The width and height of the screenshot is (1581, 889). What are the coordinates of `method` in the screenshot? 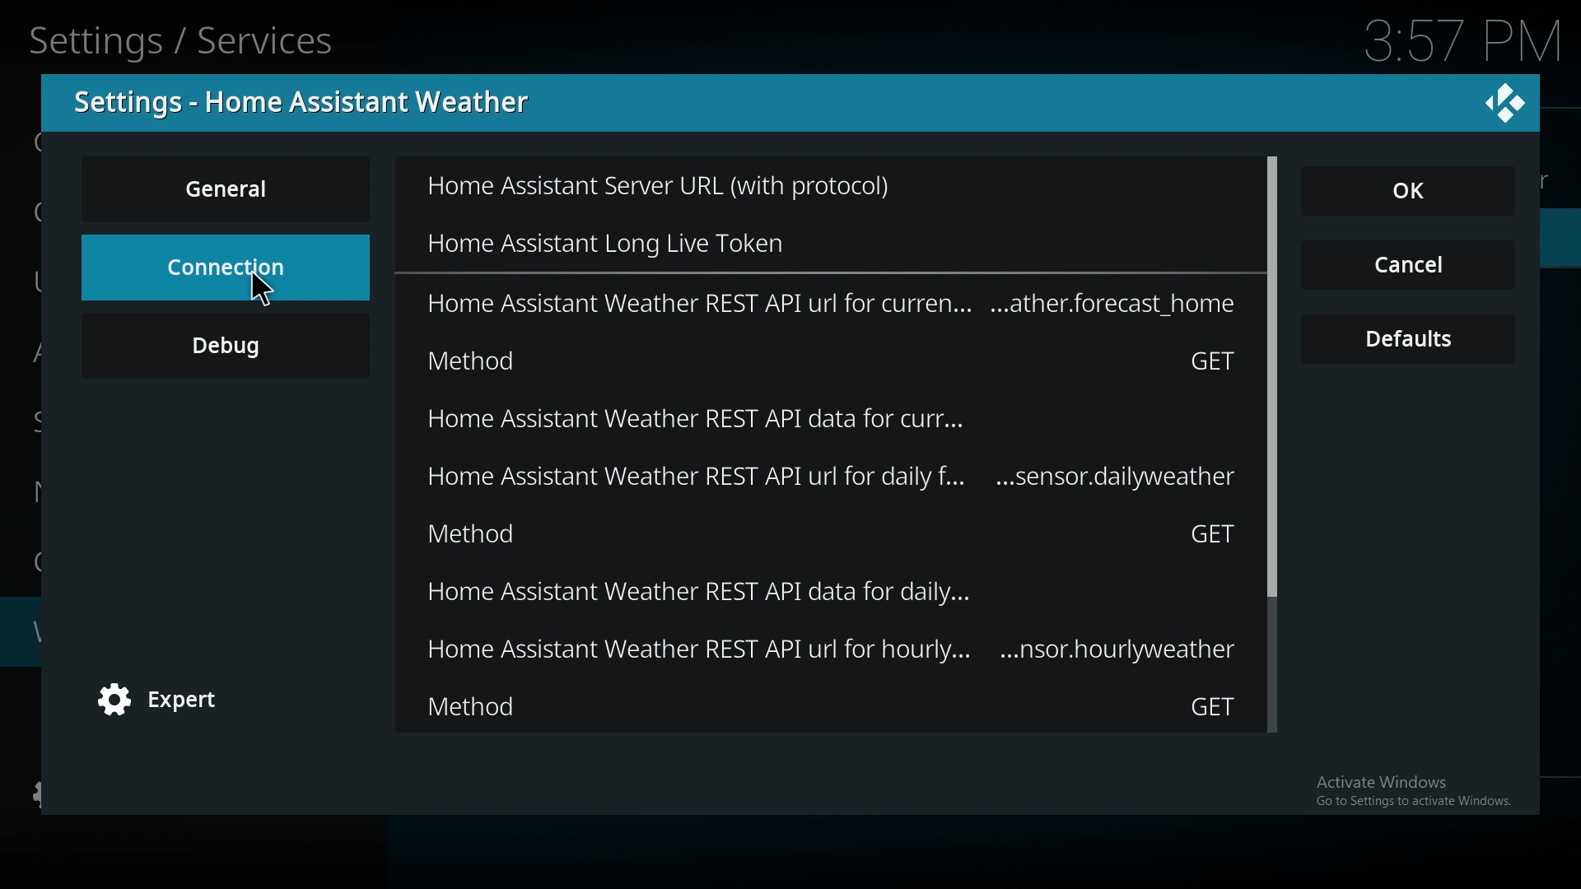 It's located at (832, 533).